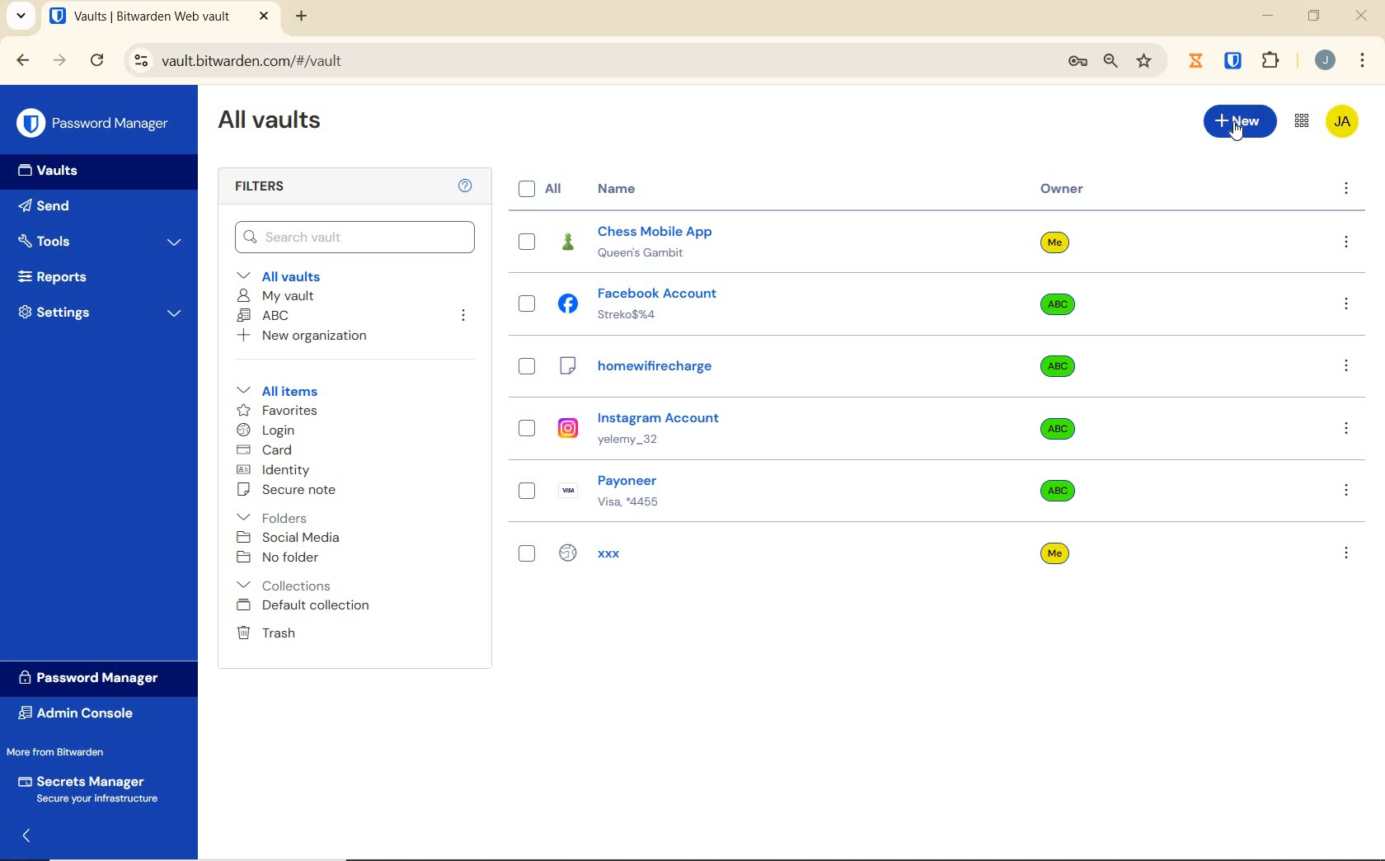 The height and width of the screenshot is (861, 1385). Describe the element at coordinates (1325, 62) in the screenshot. I see `Account` at that location.